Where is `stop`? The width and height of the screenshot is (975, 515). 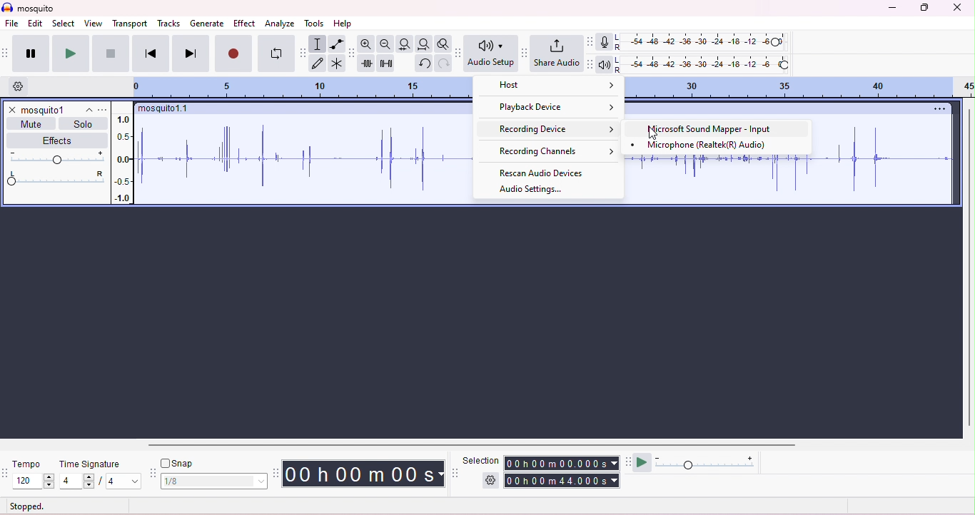 stop is located at coordinates (110, 53).